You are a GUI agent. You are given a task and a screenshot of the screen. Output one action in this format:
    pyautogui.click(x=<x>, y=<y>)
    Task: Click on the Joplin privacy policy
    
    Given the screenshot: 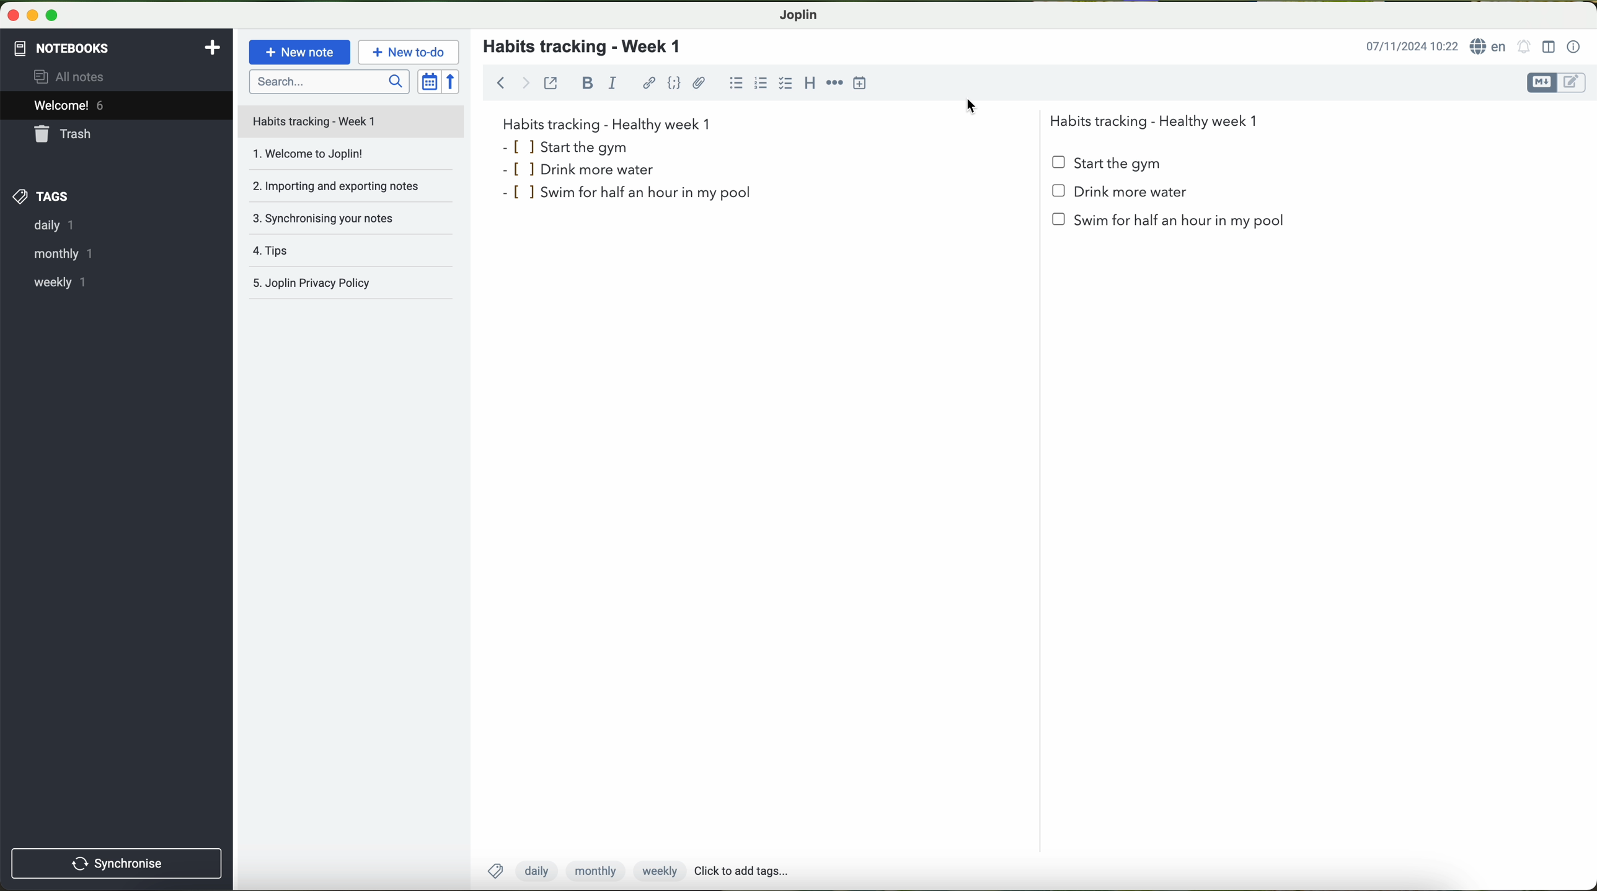 What is the action you would take?
    pyautogui.click(x=352, y=285)
    